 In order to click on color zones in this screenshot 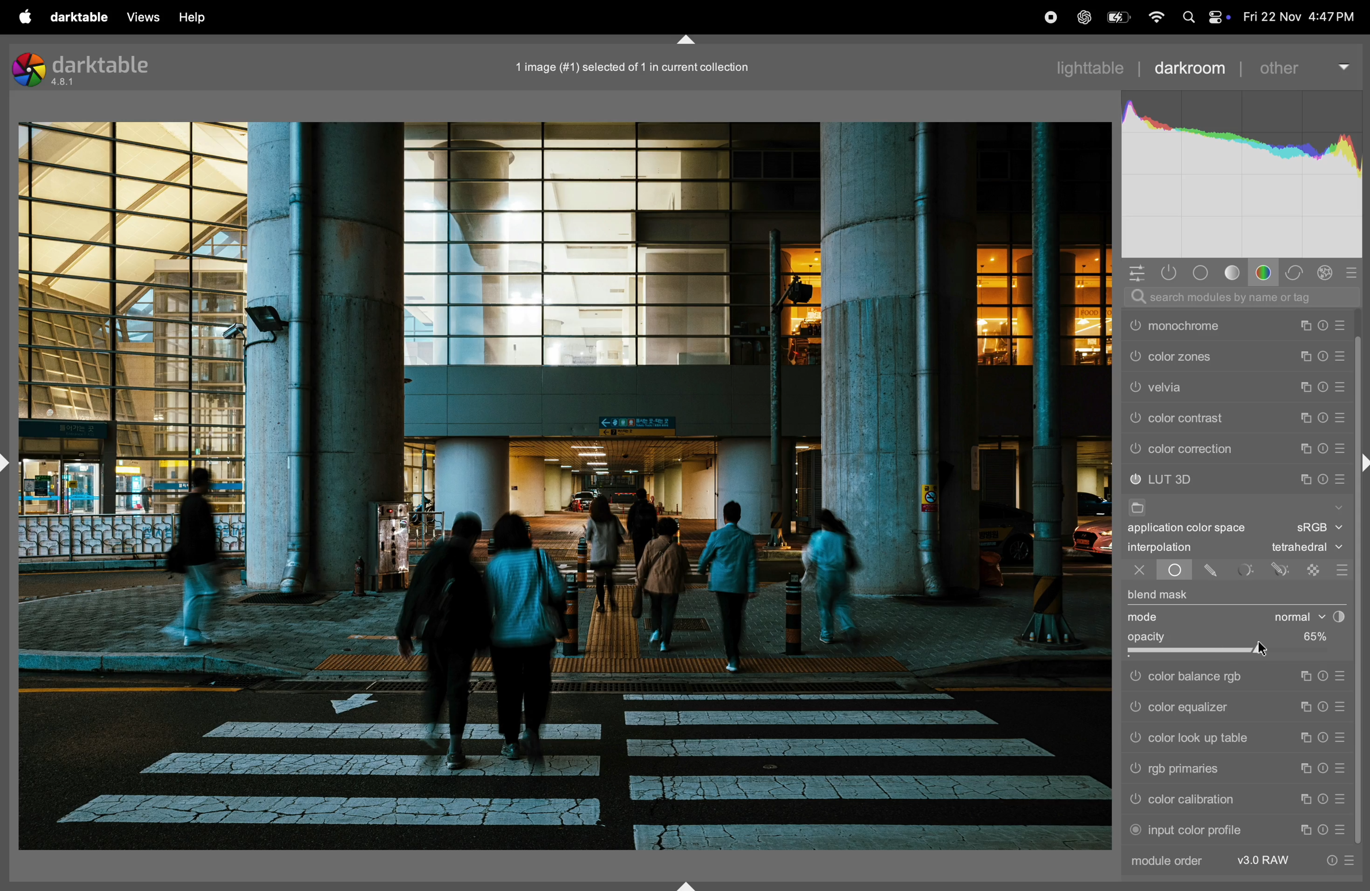, I will do `click(1220, 386)`.